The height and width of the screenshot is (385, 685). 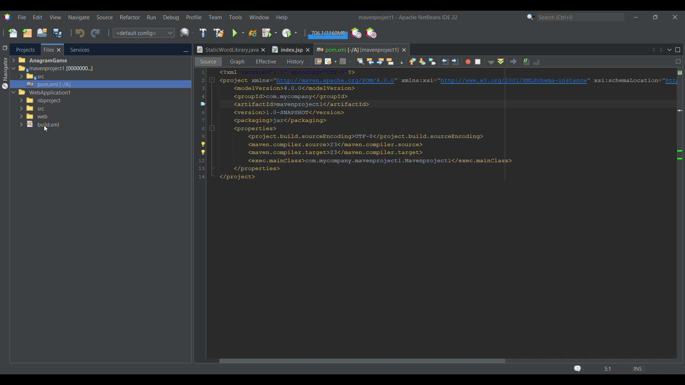 I want to click on Code in current tab, so click(x=436, y=126).